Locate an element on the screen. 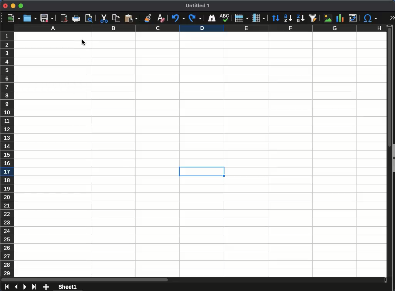 The width and height of the screenshot is (395, 291). previous sheet is located at coordinates (16, 287).